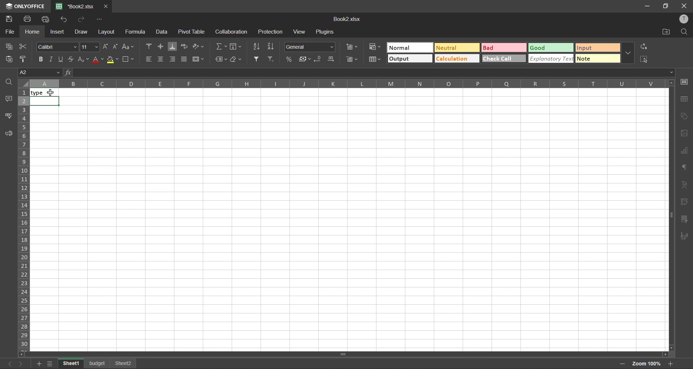 The width and height of the screenshot is (693, 369). Describe the element at coordinates (99, 19) in the screenshot. I see `customize quick access toolbar` at that location.